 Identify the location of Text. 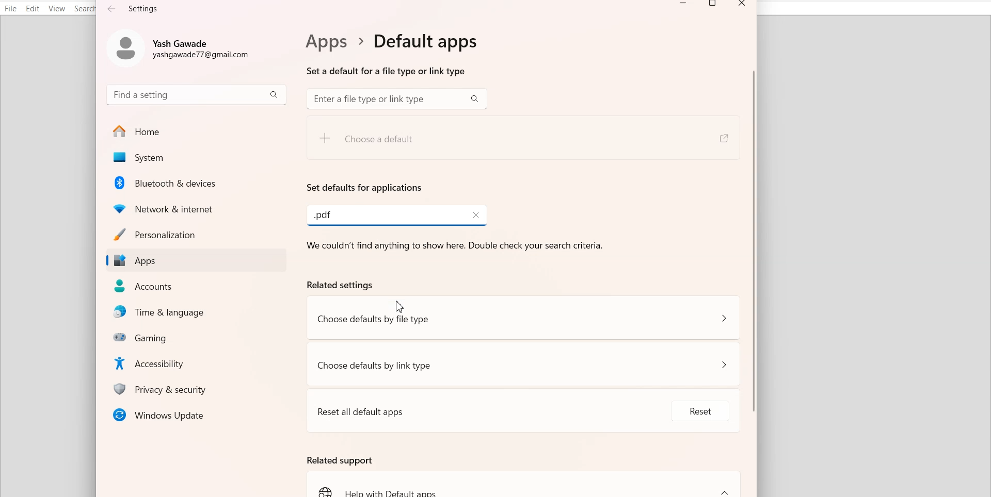
(389, 54).